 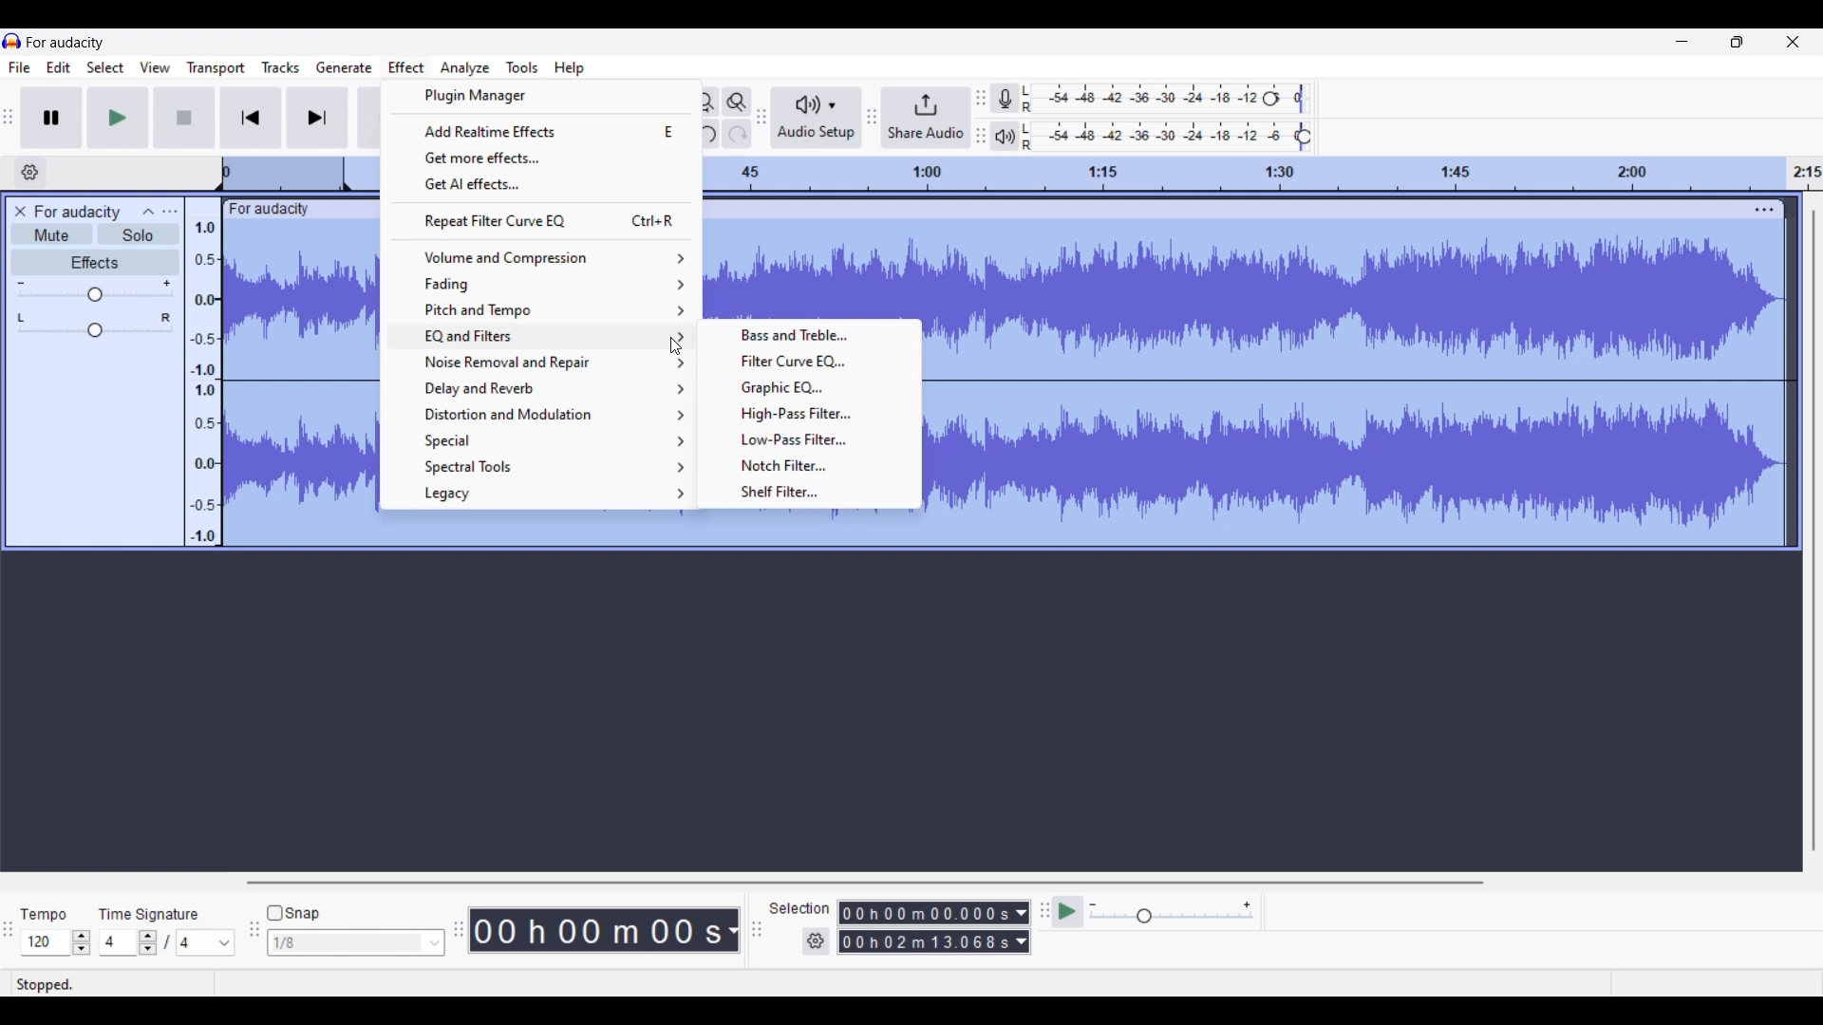 I want to click on Low pass filter, so click(x=812, y=439).